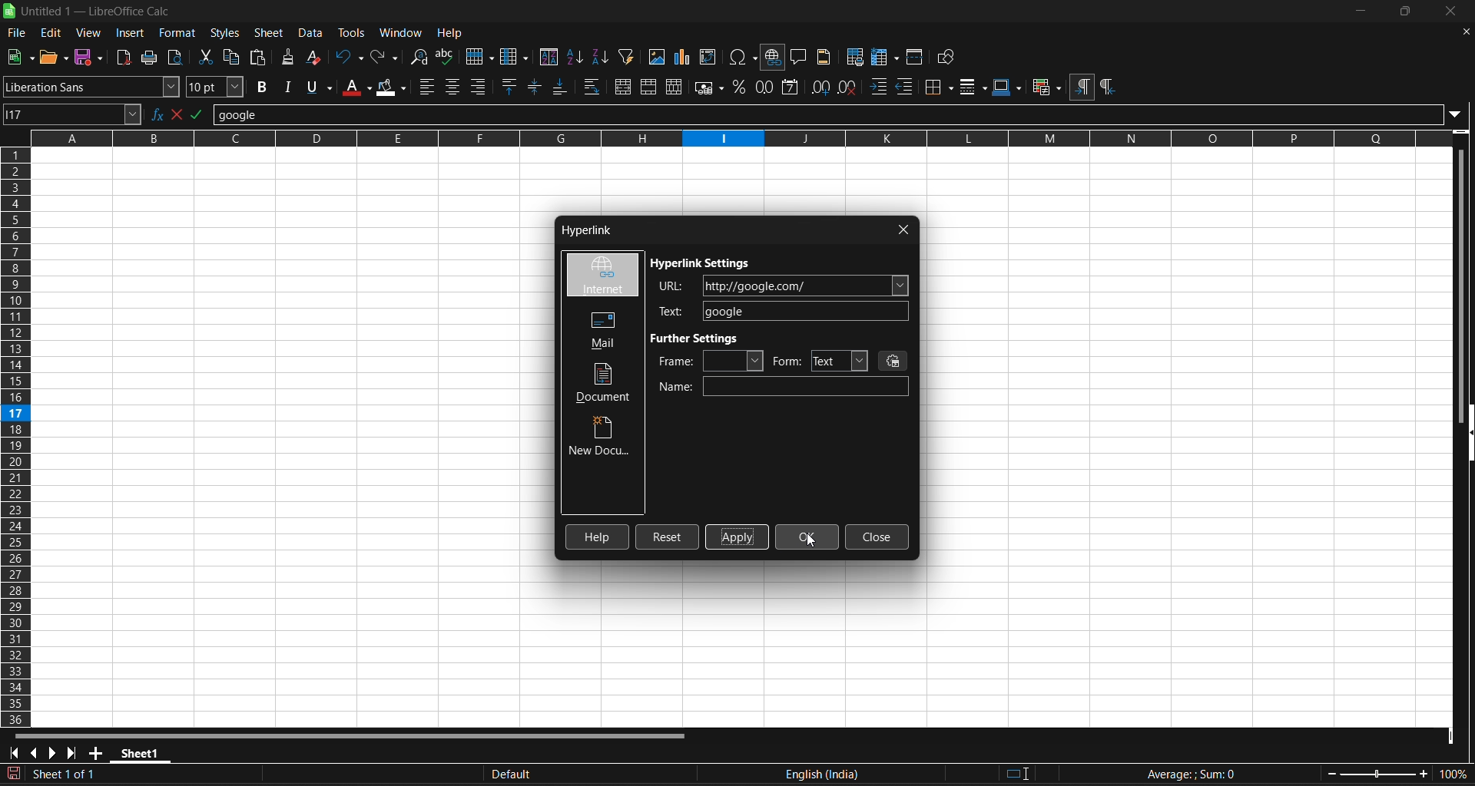 This screenshot has width=1475, height=786. What do you see at coordinates (686, 57) in the screenshot?
I see `insert chrt` at bounding box center [686, 57].